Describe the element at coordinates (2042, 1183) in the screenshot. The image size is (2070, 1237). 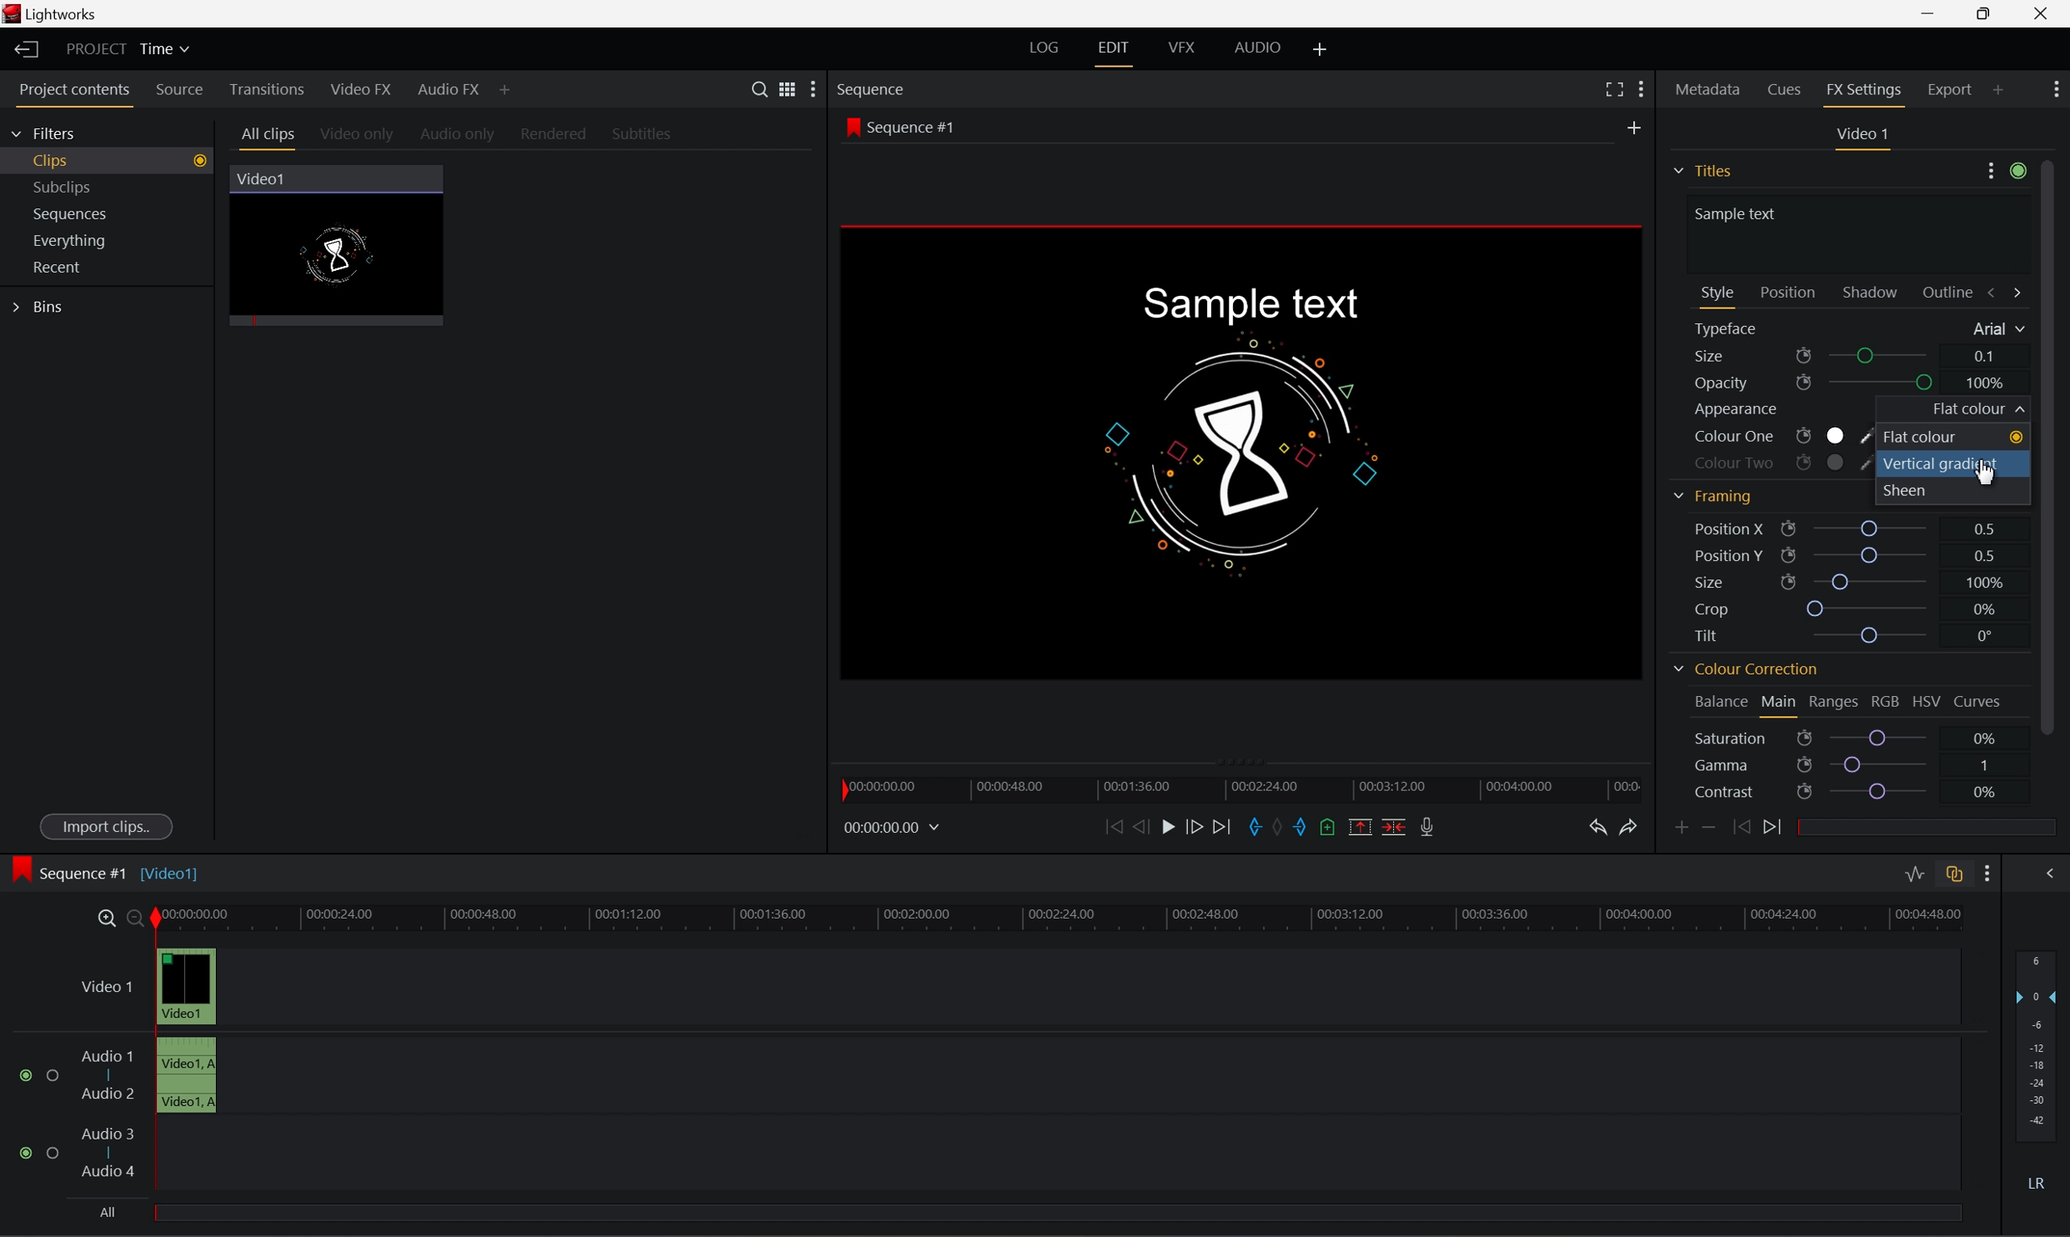
I see `mute` at that location.